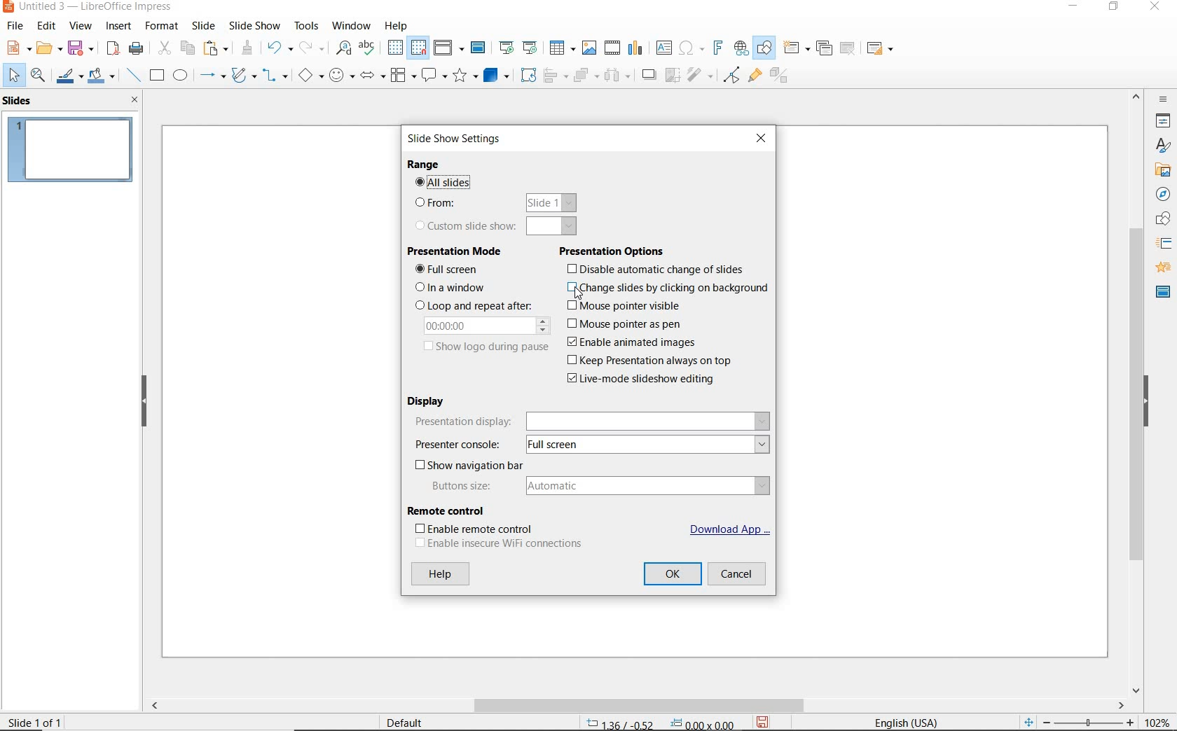 The image size is (1177, 731). What do you see at coordinates (616, 77) in the screenshot?
I see `THREE OBJECTS TO DISTRIBUTE` at bounding box center [616, 77].